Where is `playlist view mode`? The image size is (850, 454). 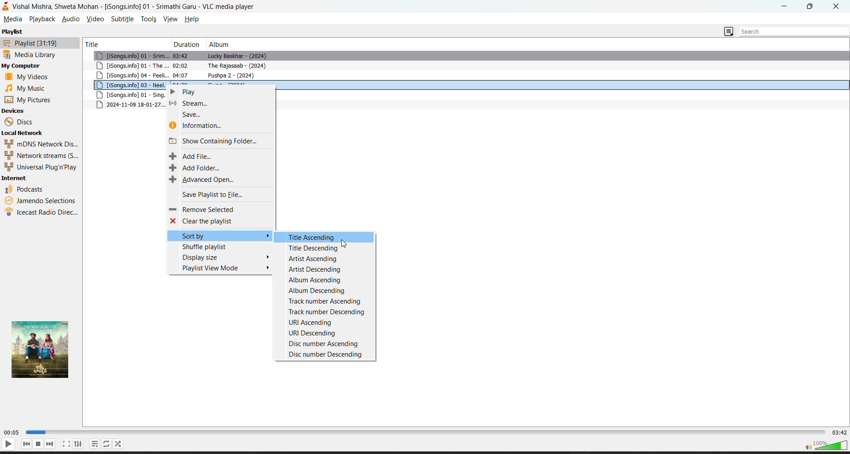
playlist view mode is located at coordinates (220, 269).